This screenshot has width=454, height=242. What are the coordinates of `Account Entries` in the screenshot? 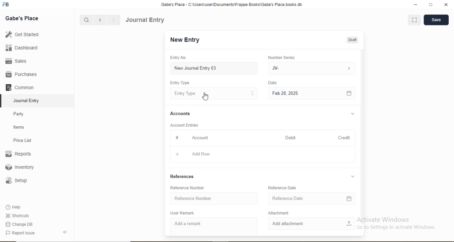 It's located at (184, 125).